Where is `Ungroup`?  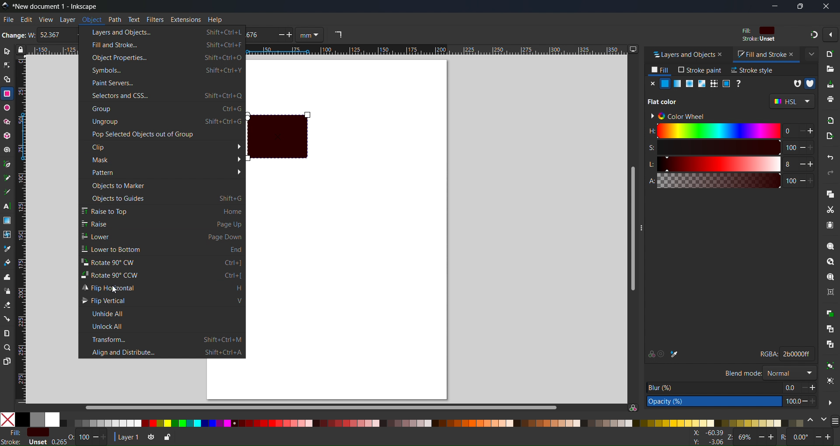
Ungroup is located at coordinates (830, 382).